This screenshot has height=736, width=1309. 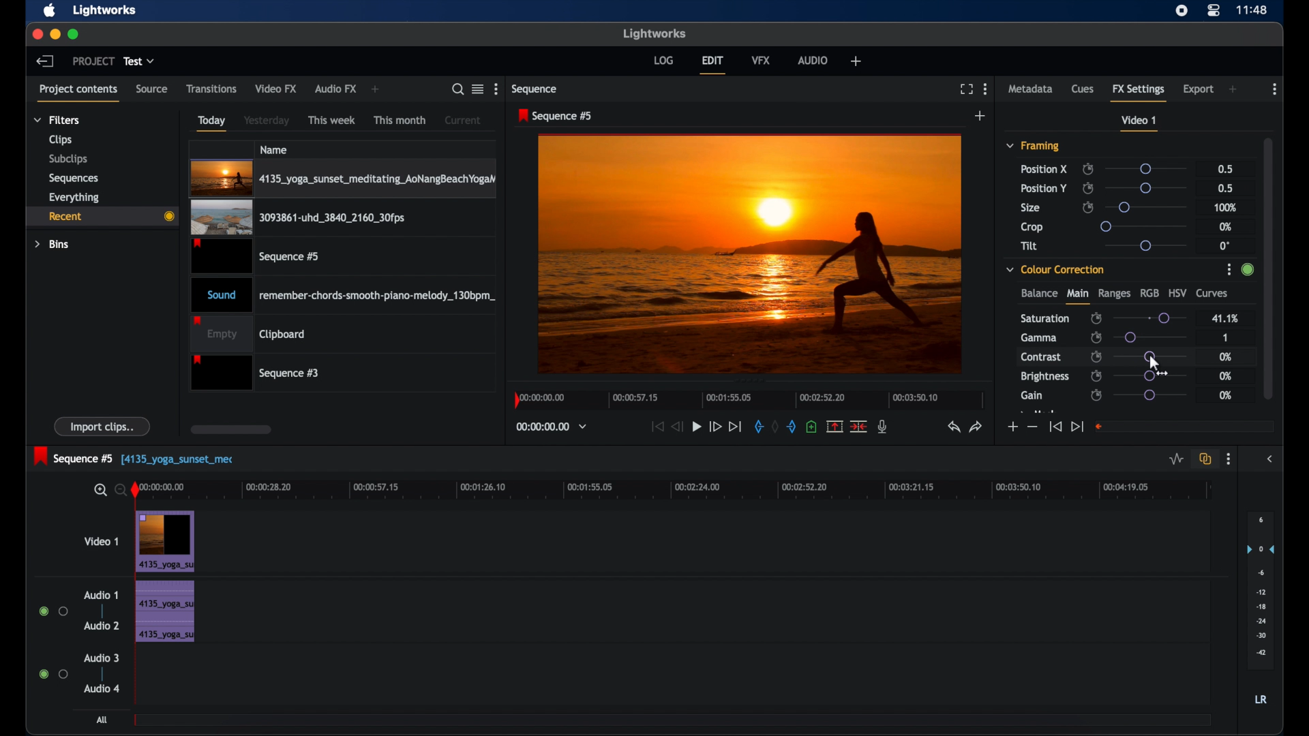 I want to click on scroll box, so click(x=230, y=429).